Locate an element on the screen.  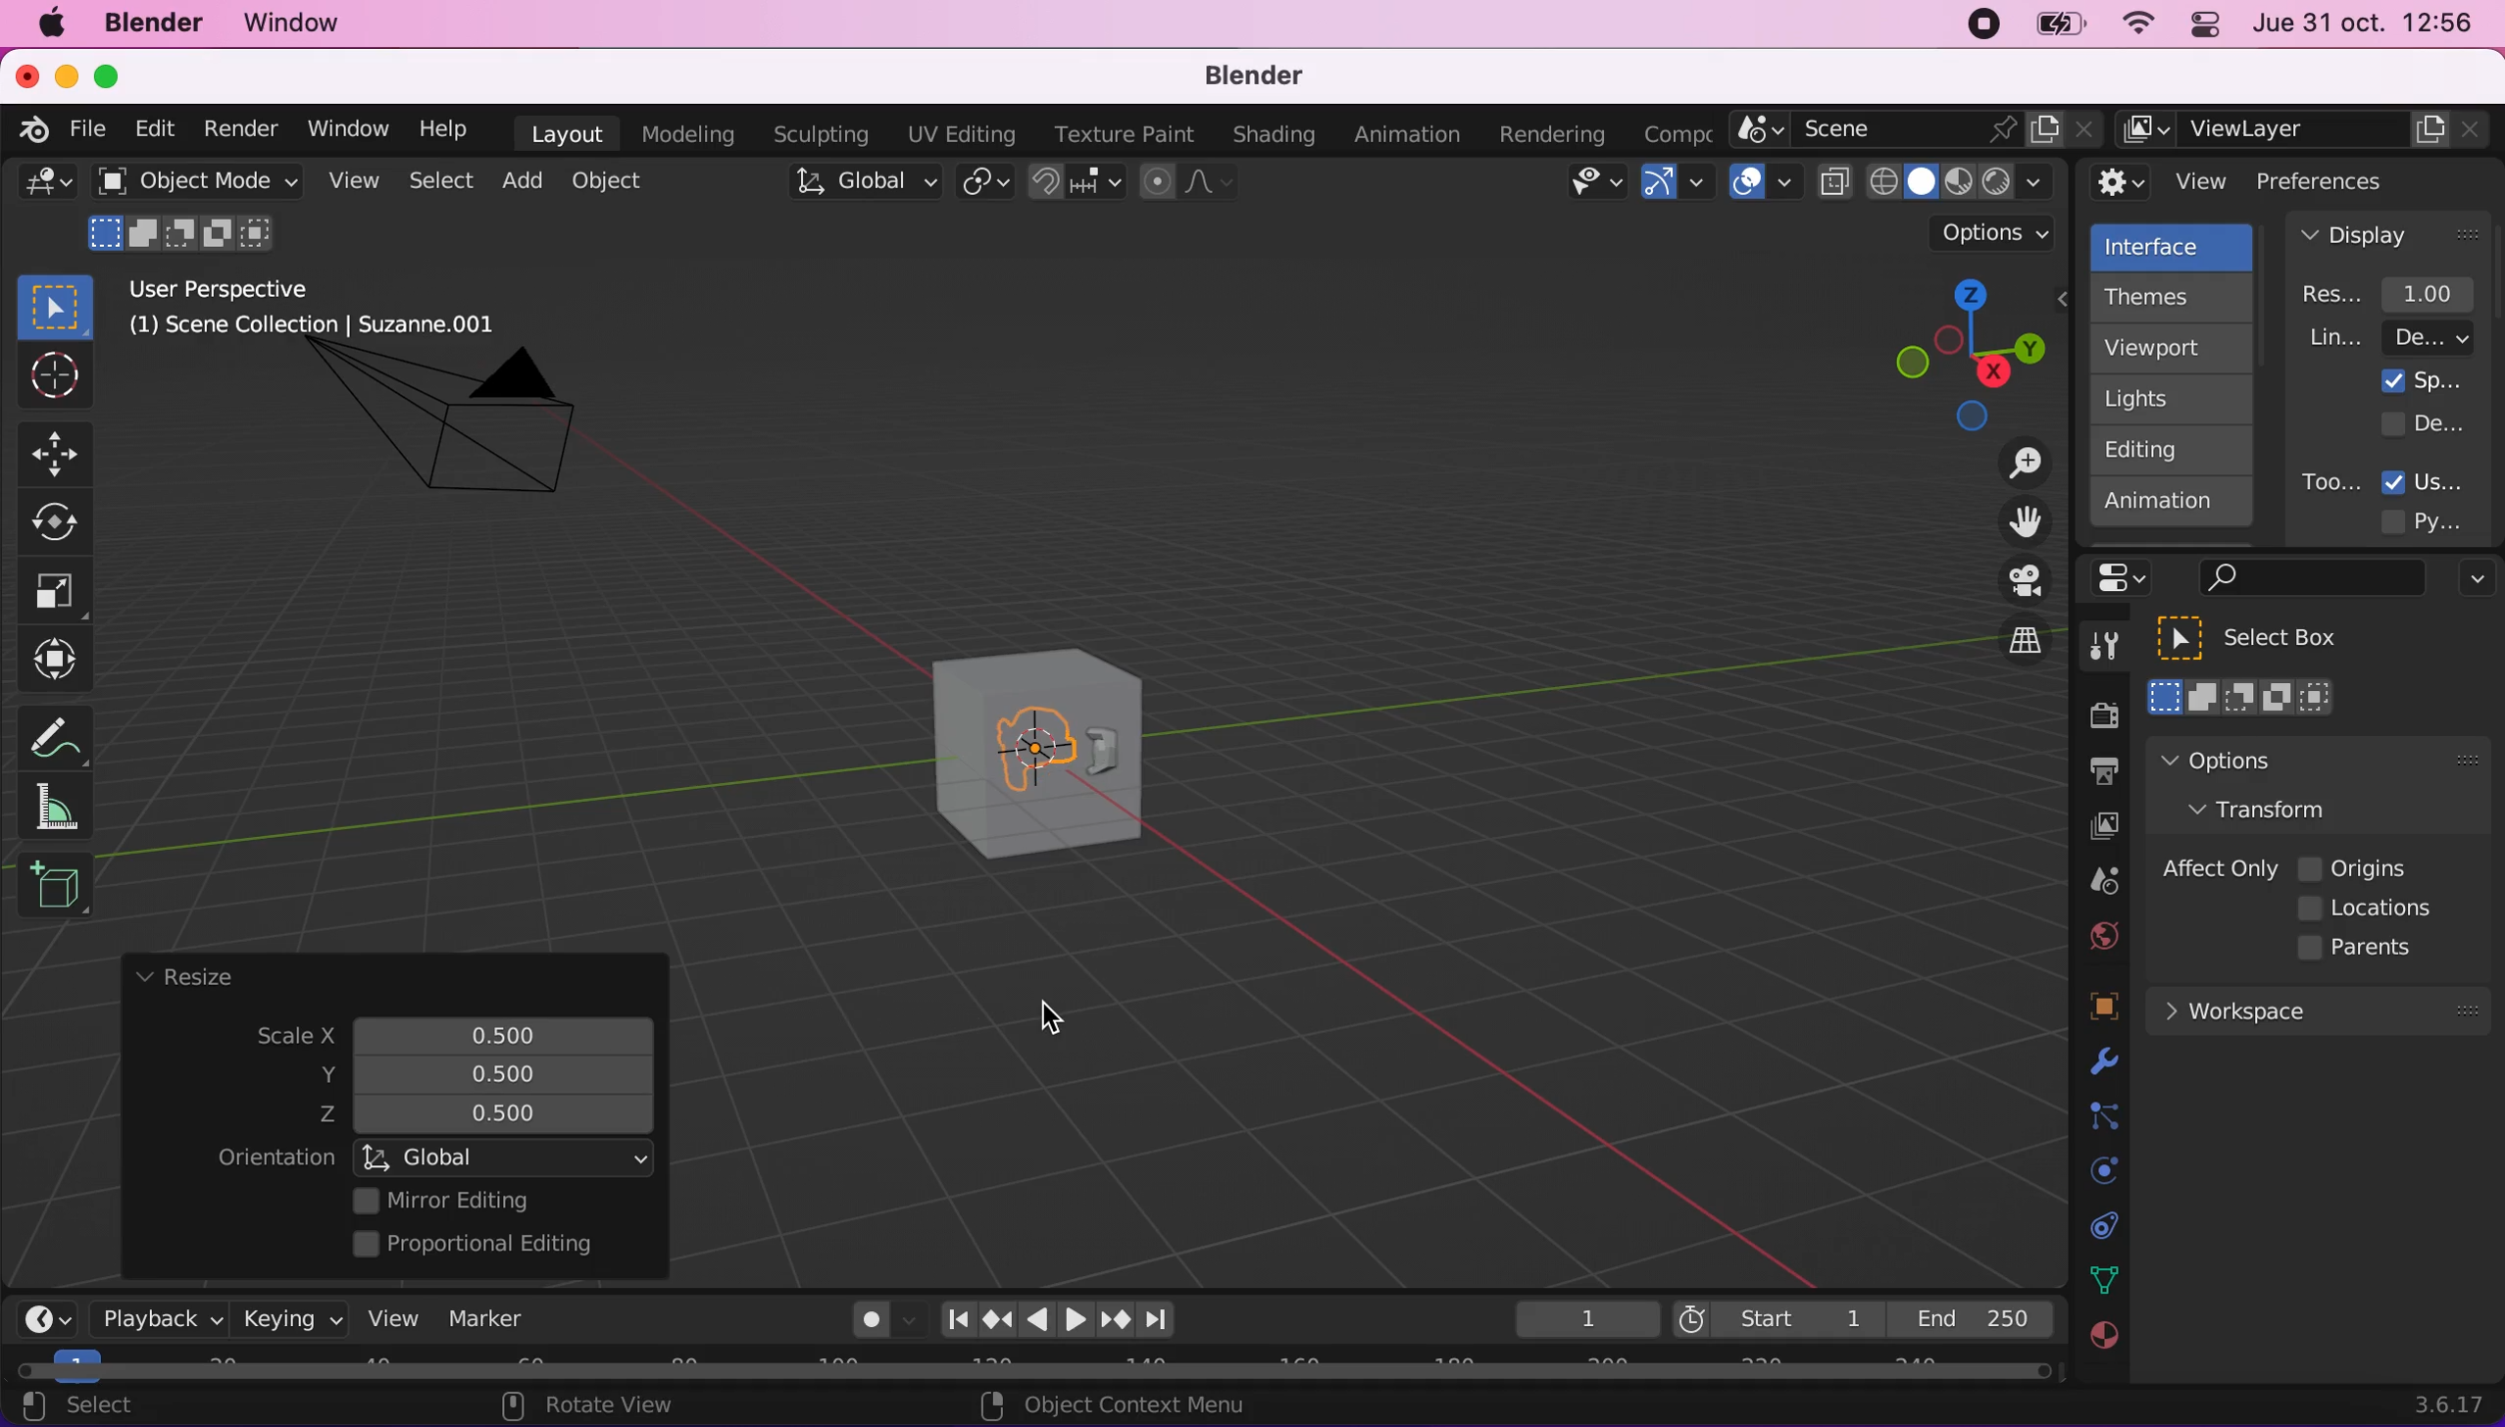
transform is located at coordinates (2279, 808).